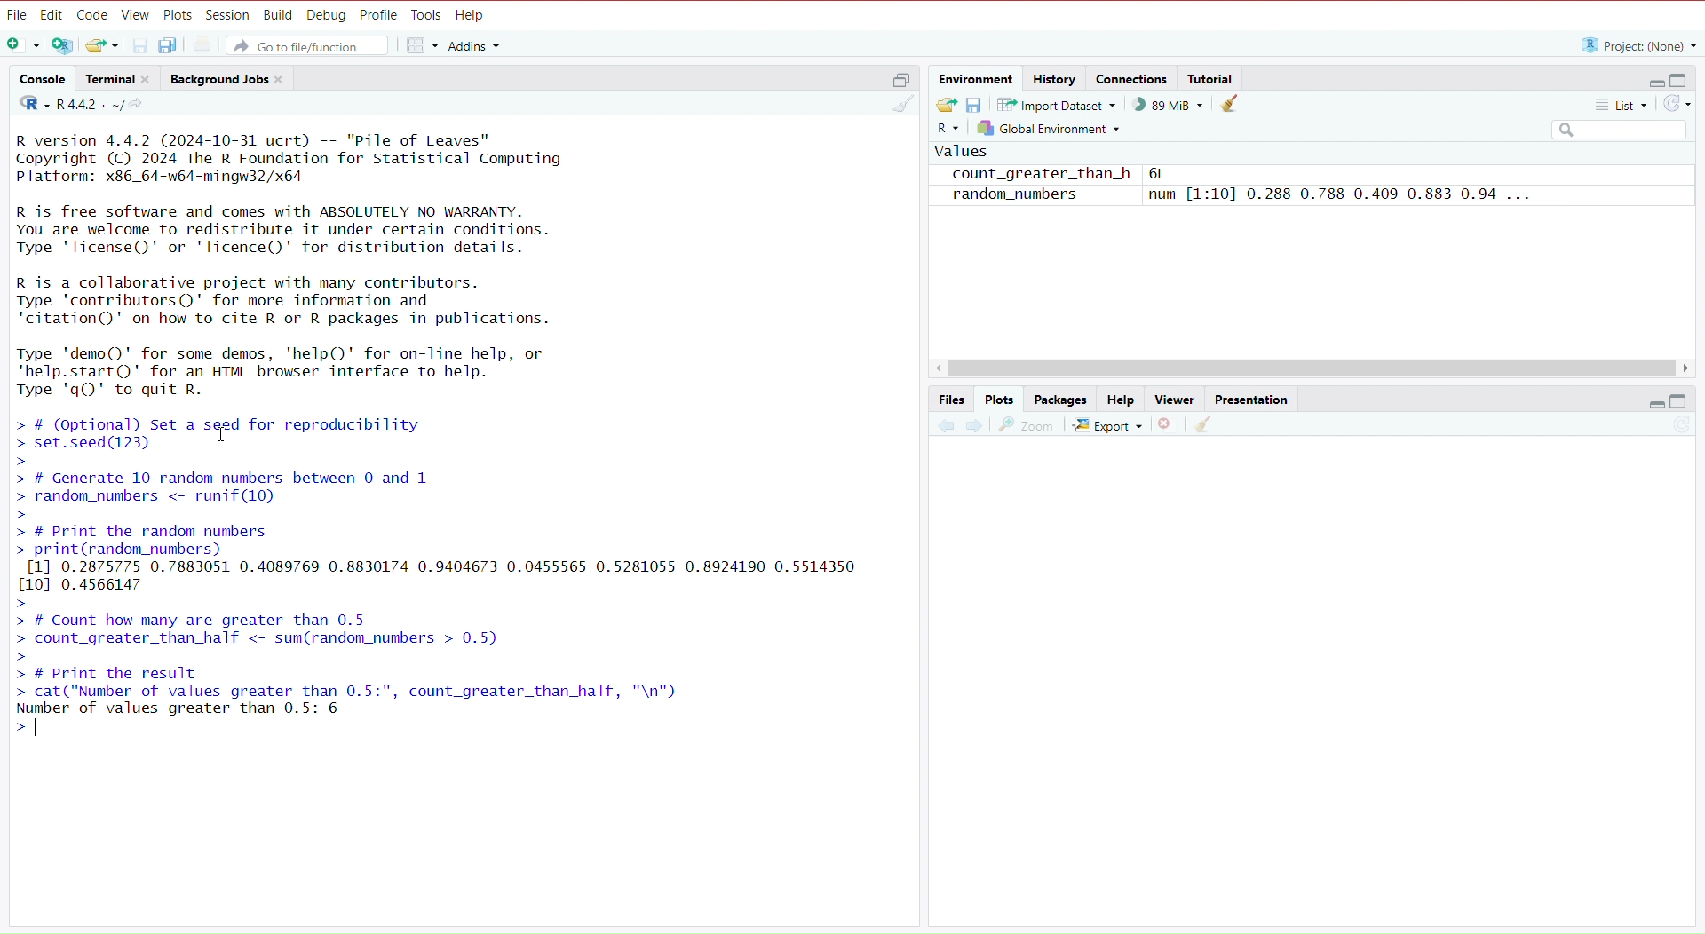 This screenshot has width=1705, height=934. I want to click on Build, so click(278, 14).